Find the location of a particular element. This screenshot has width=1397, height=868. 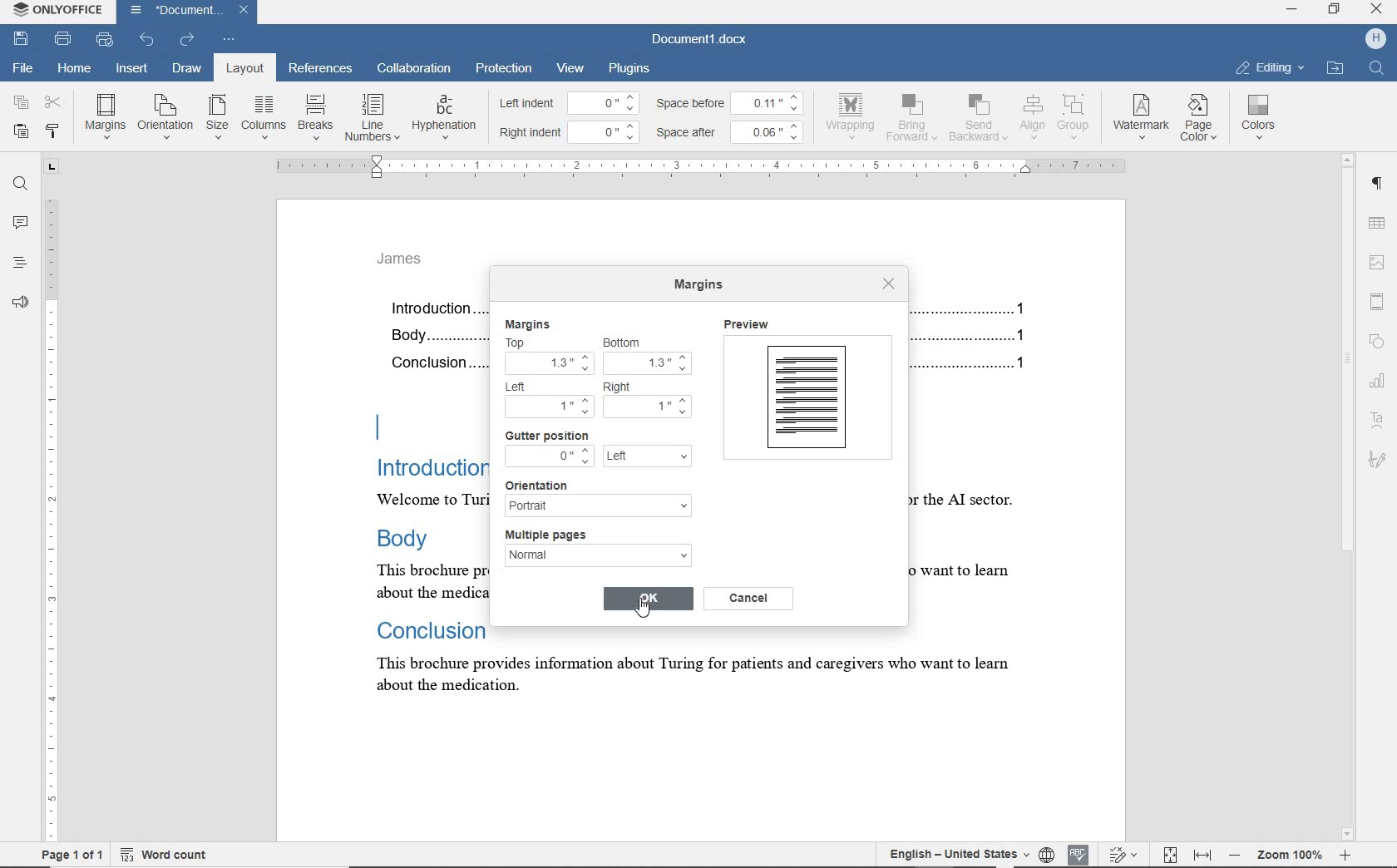

align is located at coordinates (1030, 116).